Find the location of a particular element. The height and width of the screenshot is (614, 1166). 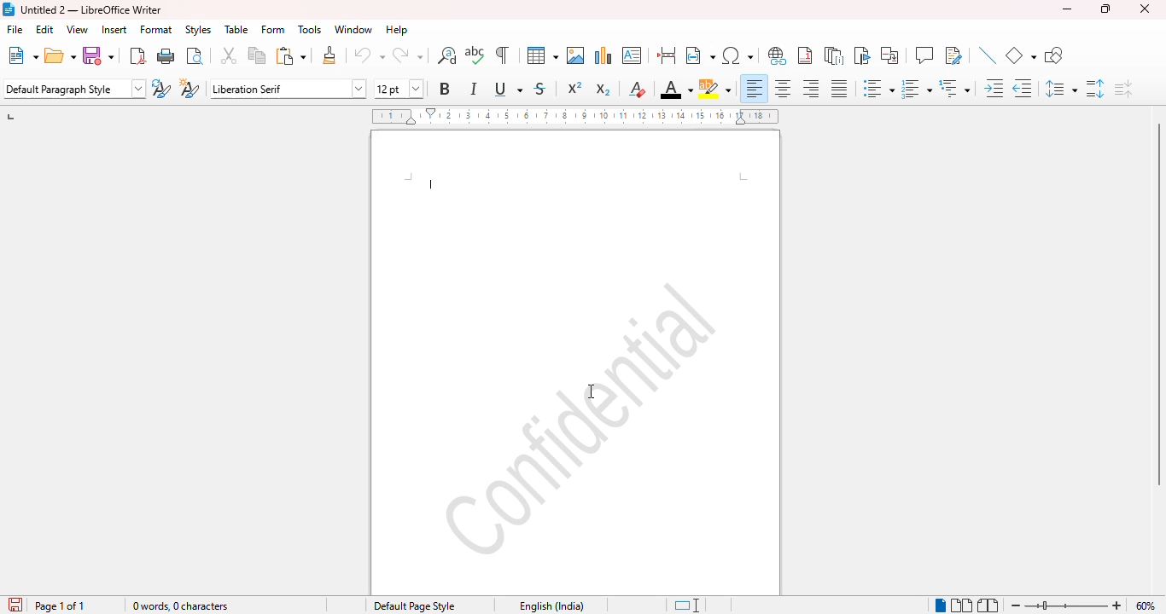

edit is located at coordinates (44, 29).